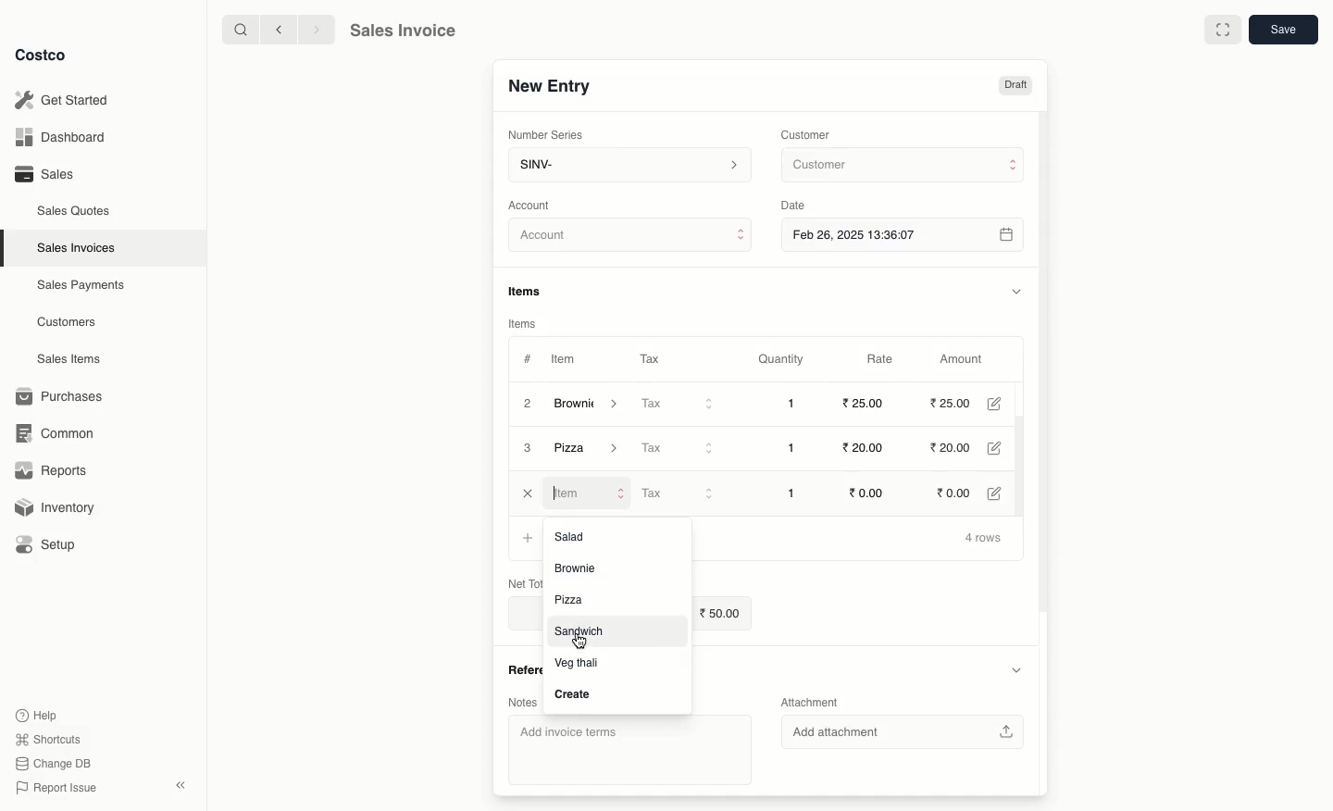 The height and width of the screenshot is (811, 1333). What do you see at coordinates (798, 206) in the screenshot?
I see `Date` at bounding box center [798, 206].